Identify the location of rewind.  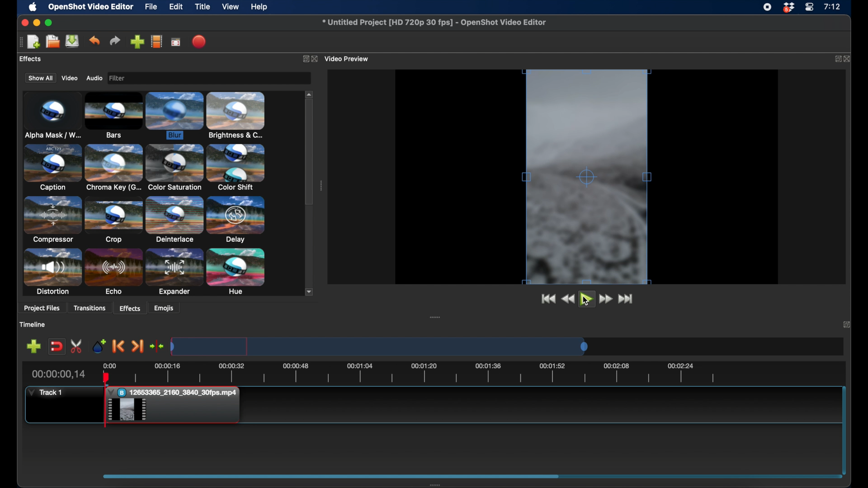
(569, 300).